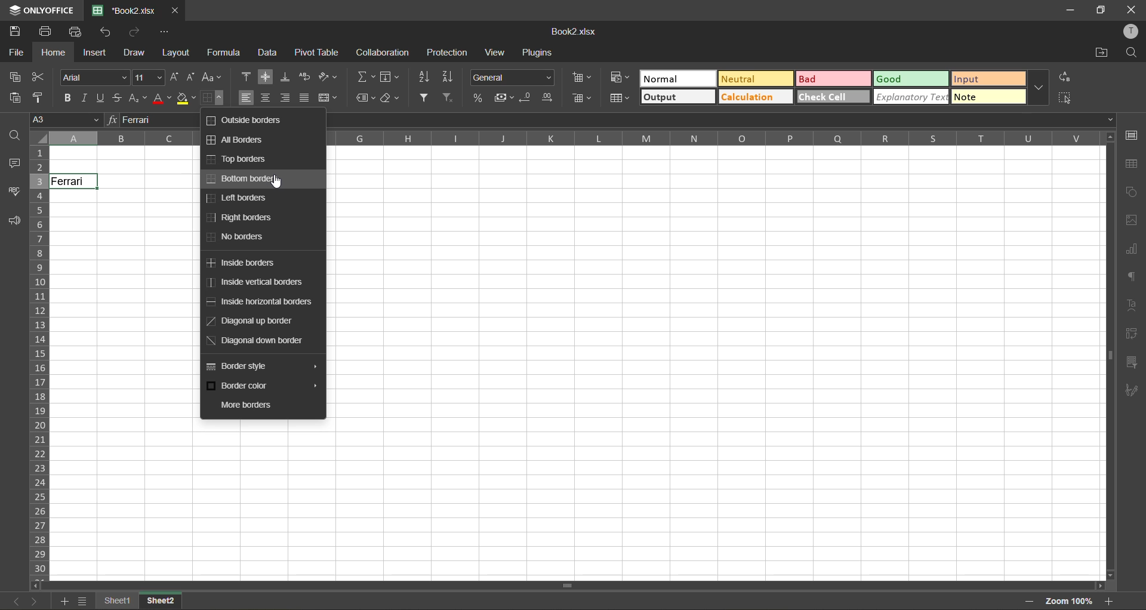  I want to click on strikethrough, so click(119, 99).